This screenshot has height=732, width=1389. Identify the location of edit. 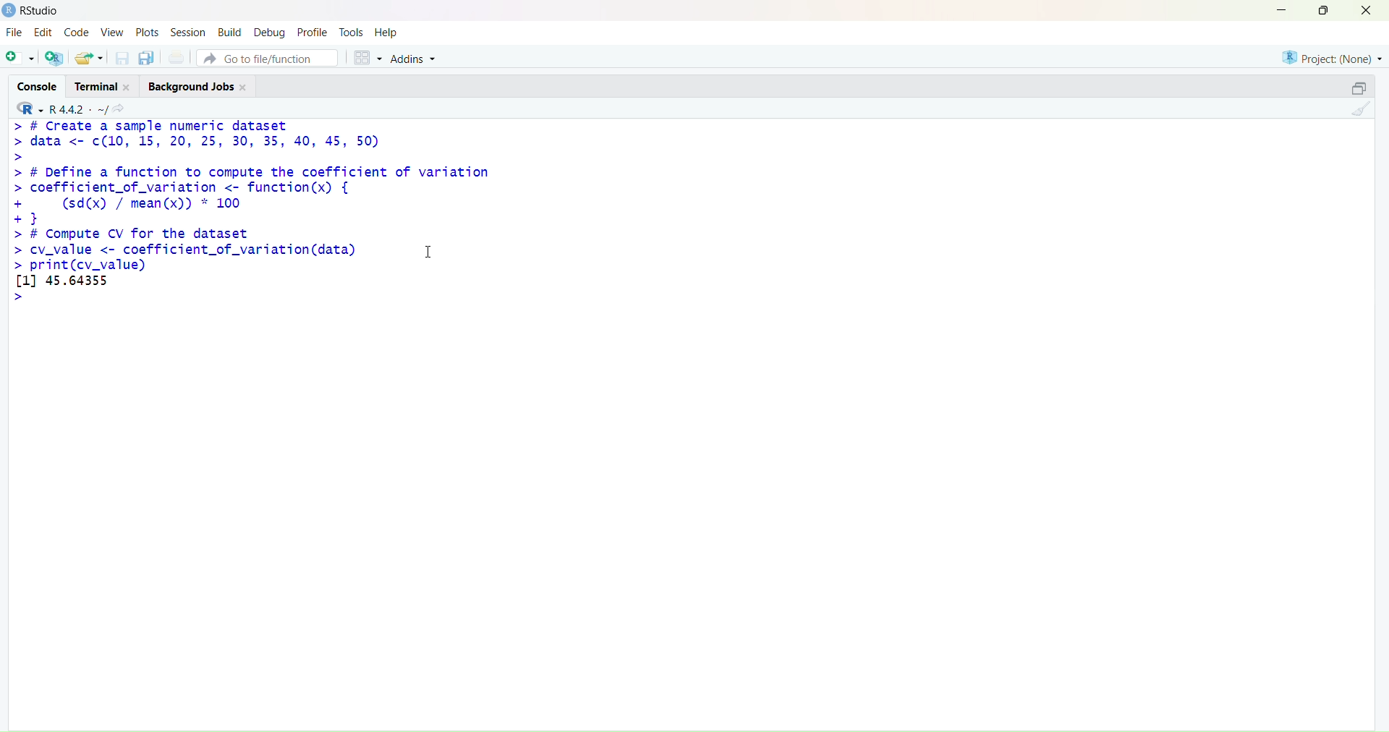
(43, 32).